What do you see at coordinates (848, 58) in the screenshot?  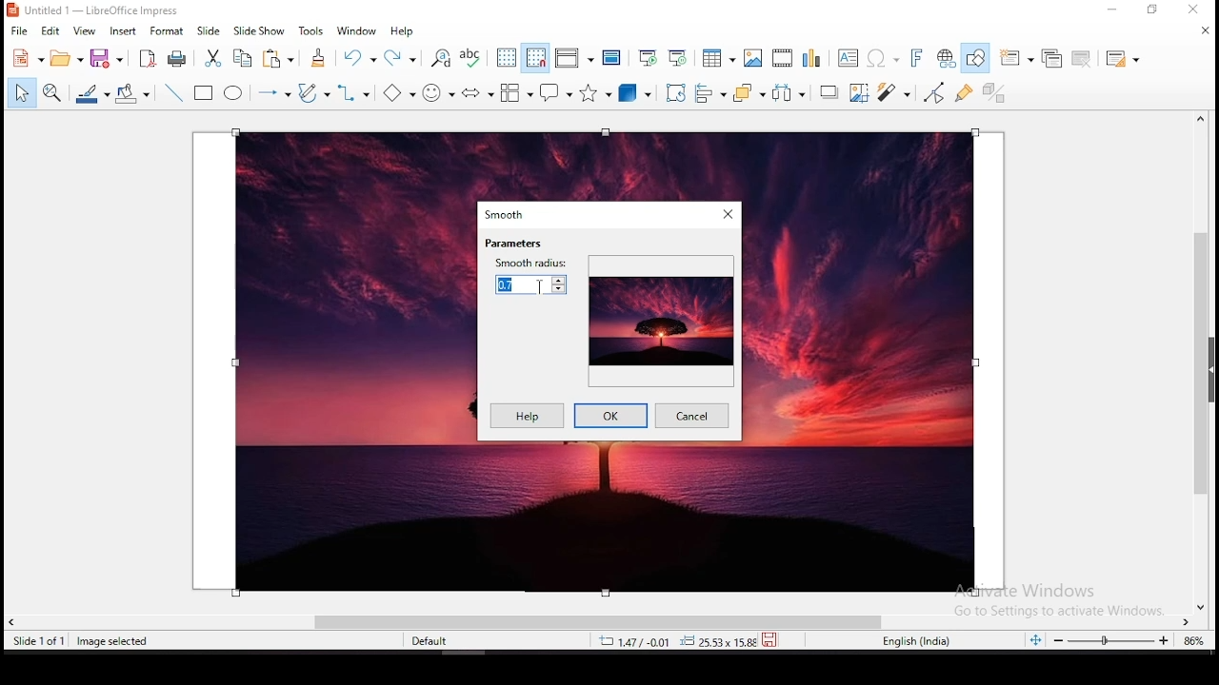 I see `text box` at bounding box center [848, 58].